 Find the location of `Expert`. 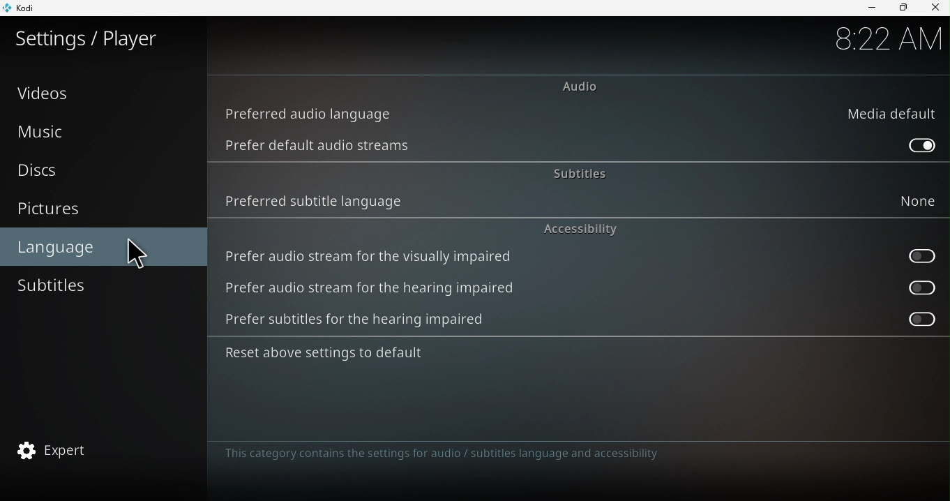

Expert is located at coordinates (95, 453).